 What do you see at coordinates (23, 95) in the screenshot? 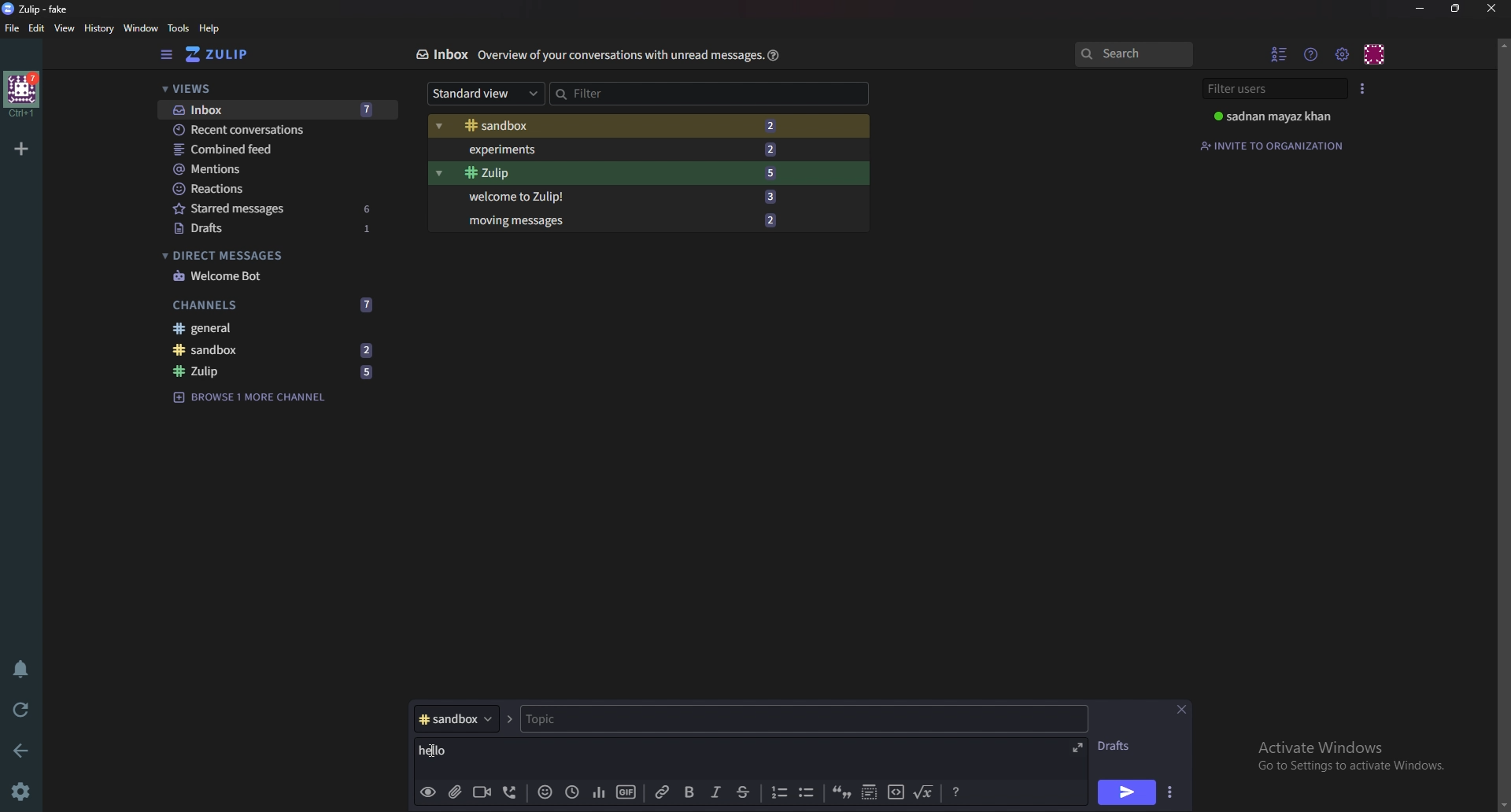
I see `home` at bounding box center [23, 95].